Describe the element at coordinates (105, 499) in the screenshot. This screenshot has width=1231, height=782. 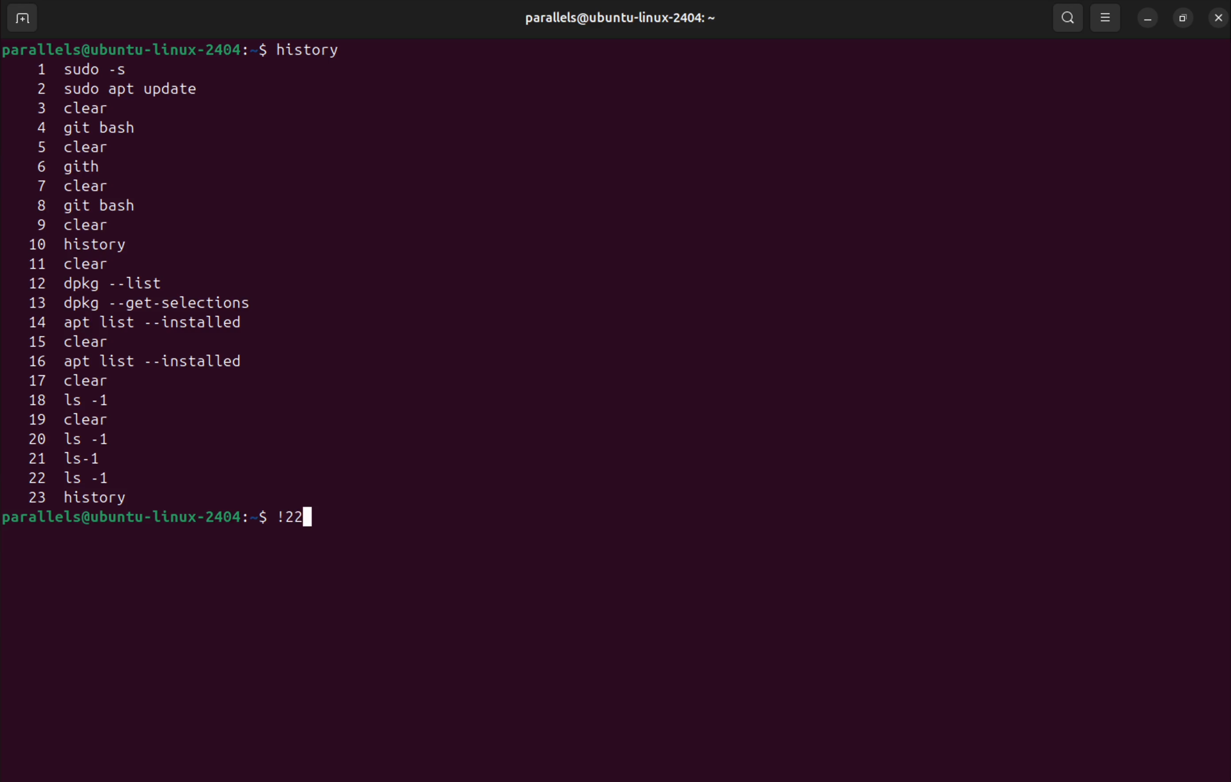
I see `23 history` at that location.